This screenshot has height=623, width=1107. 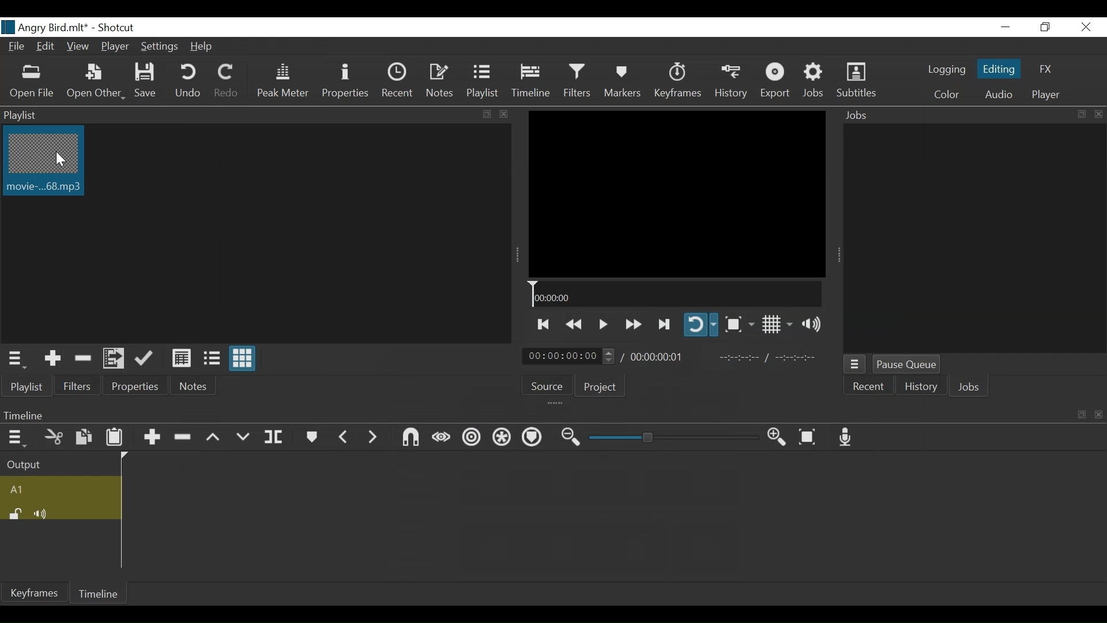 I want to click on Paste, so click(x=116, y=437).